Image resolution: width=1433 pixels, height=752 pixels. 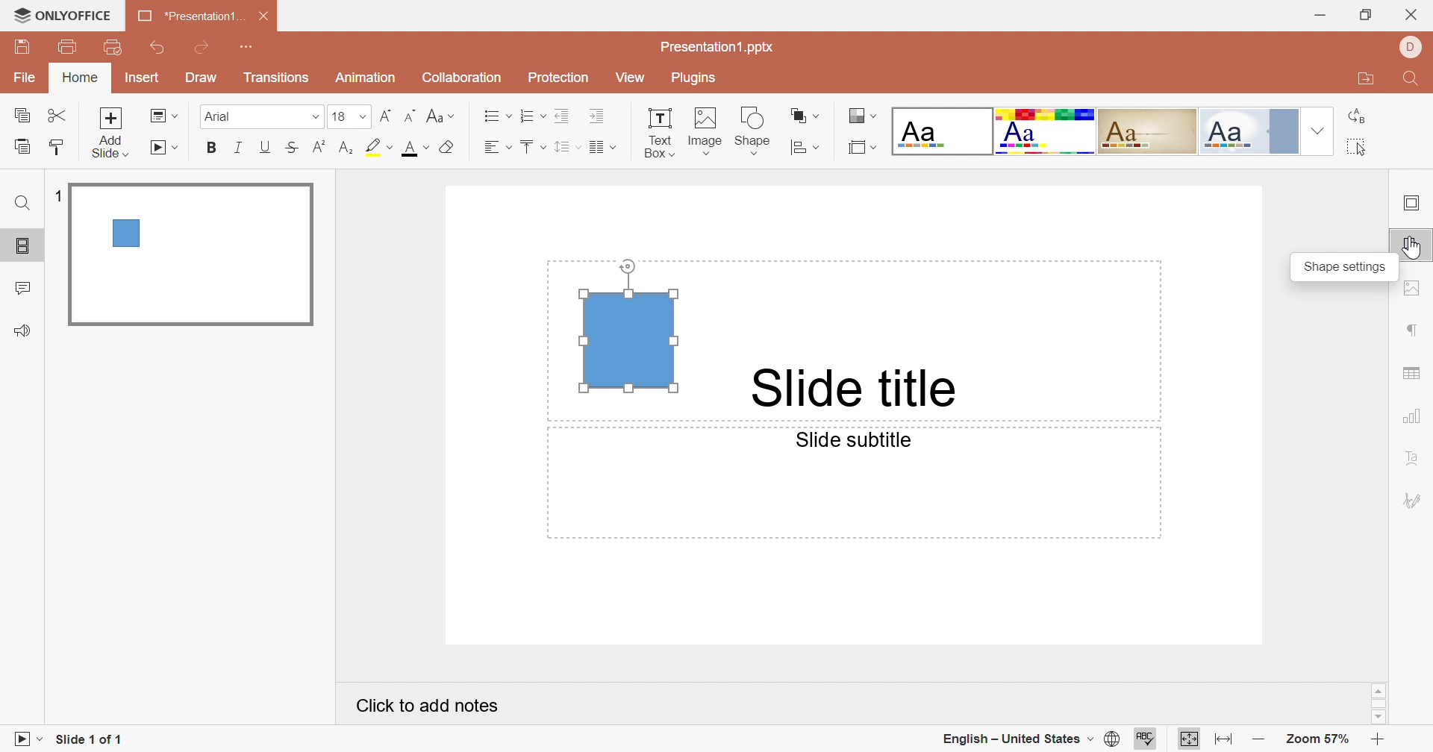 What do you see at coordinates (1377, 738) in the screenshot?
I see `Zoom in` at bounding box center [1377, 738].